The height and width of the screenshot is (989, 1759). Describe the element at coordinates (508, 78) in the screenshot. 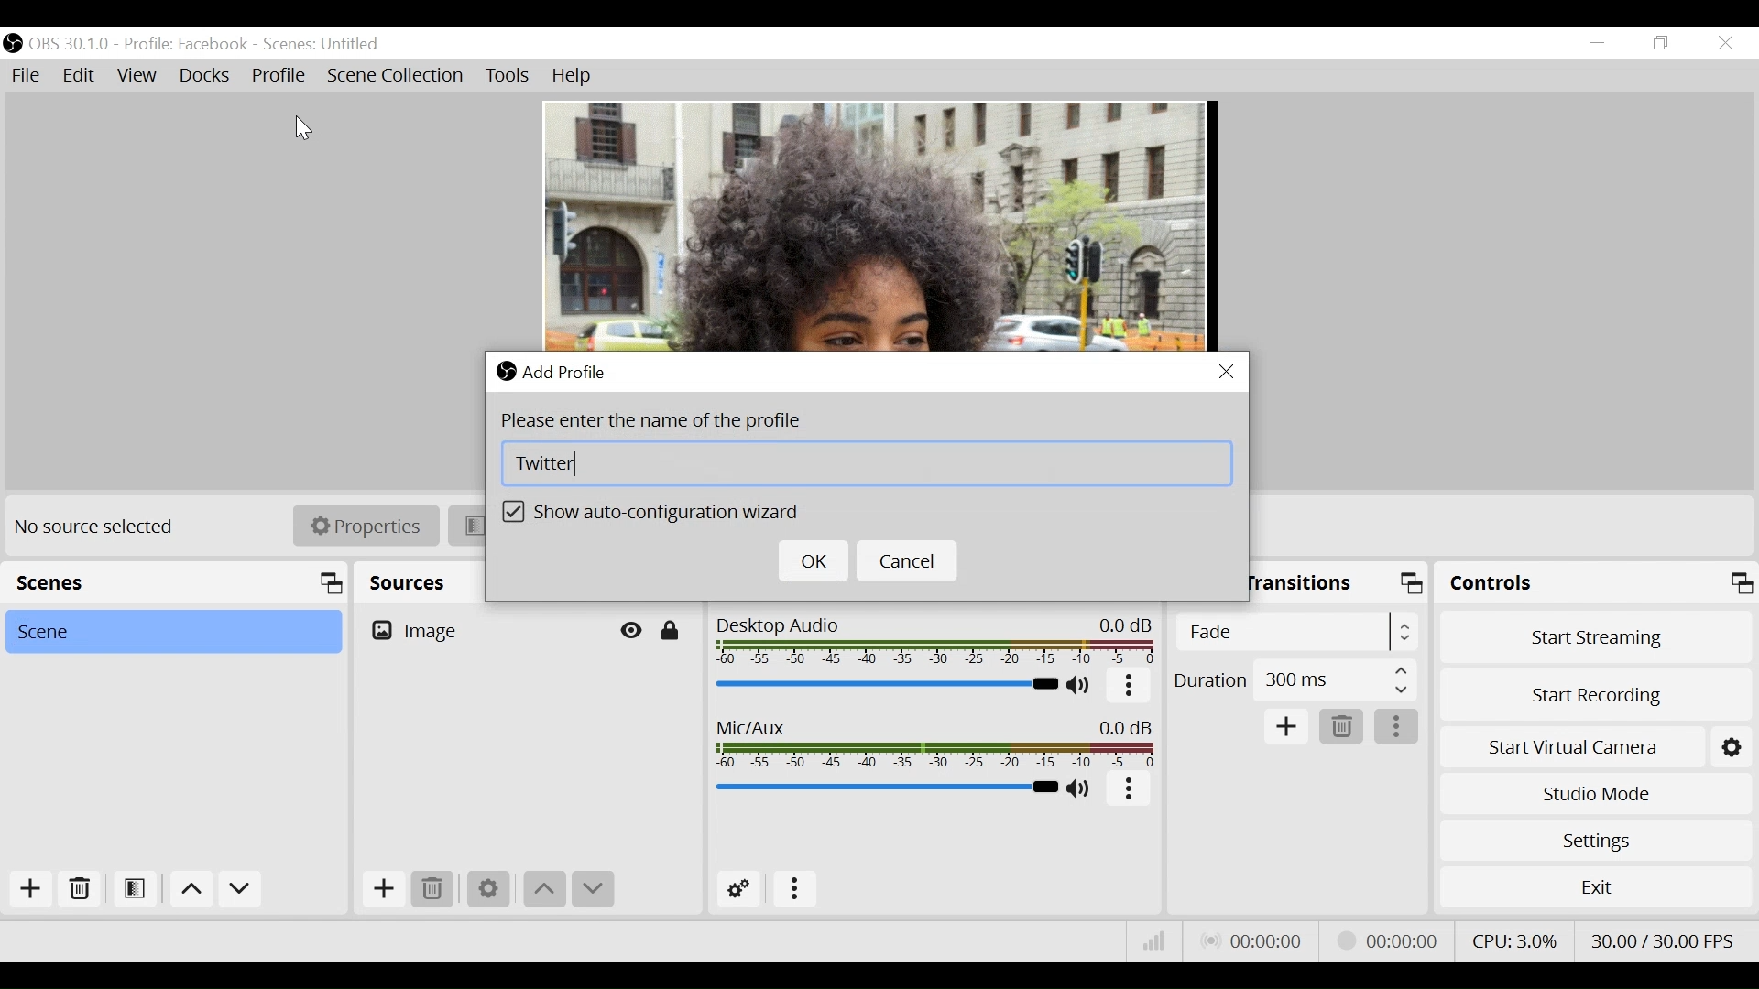

I see `Tools` at that location.